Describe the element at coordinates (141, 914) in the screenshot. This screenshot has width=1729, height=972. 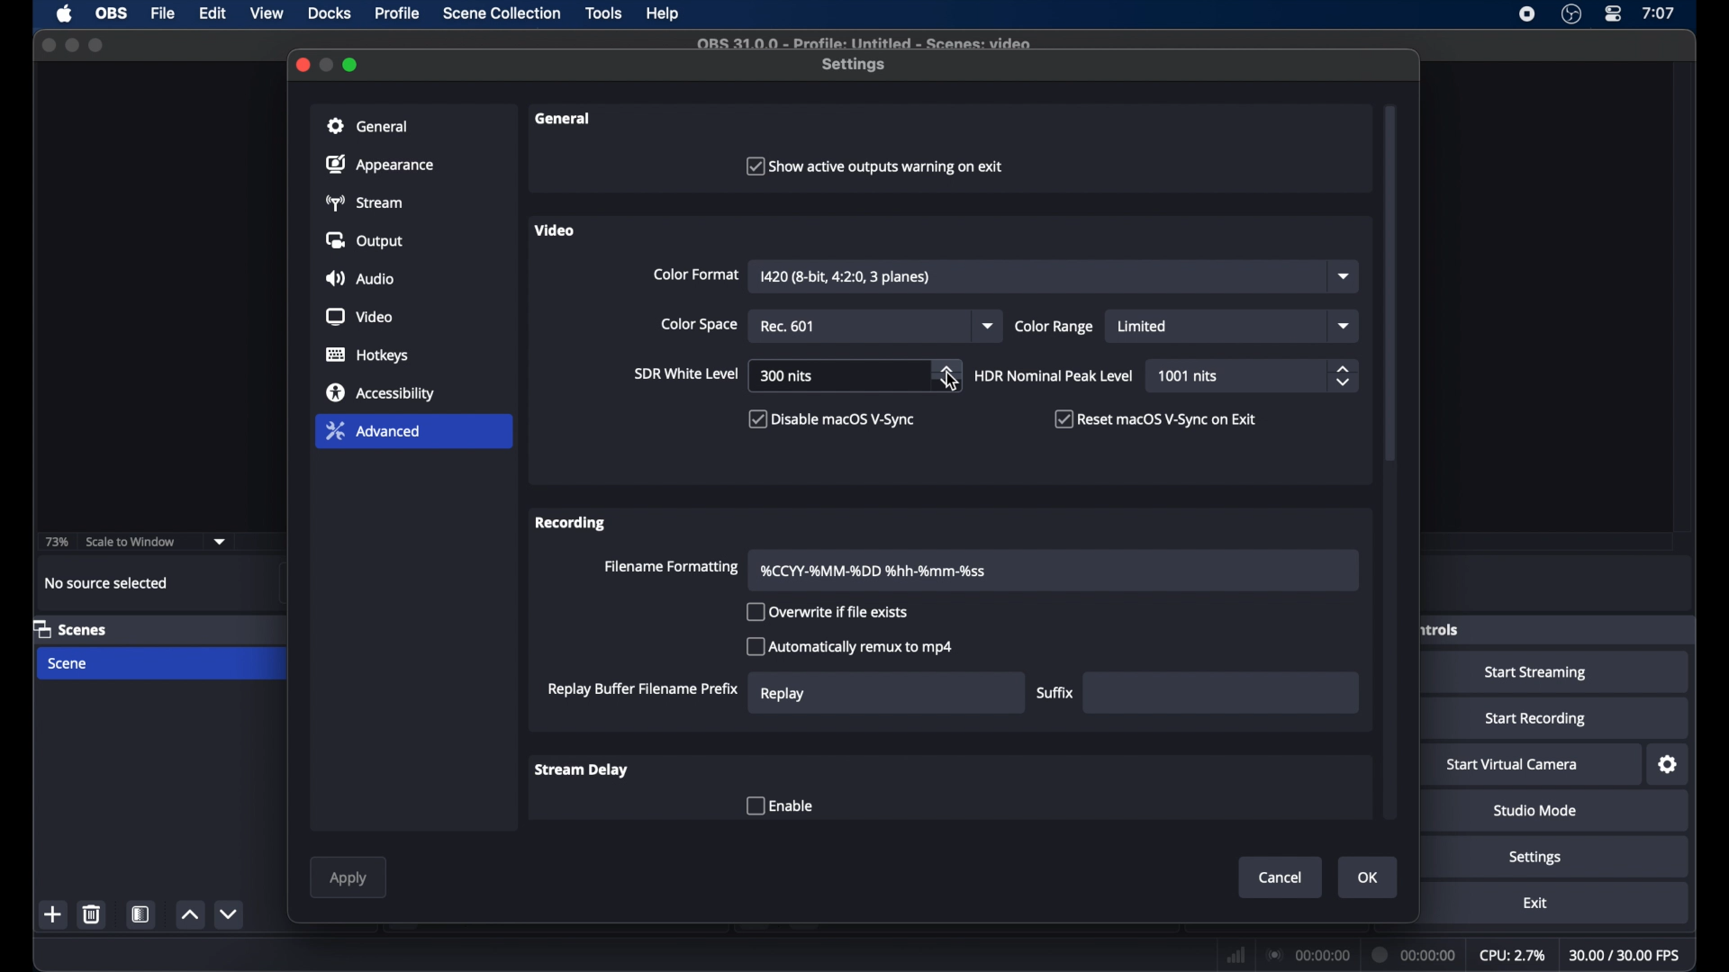
I see `scene filters` at that location.